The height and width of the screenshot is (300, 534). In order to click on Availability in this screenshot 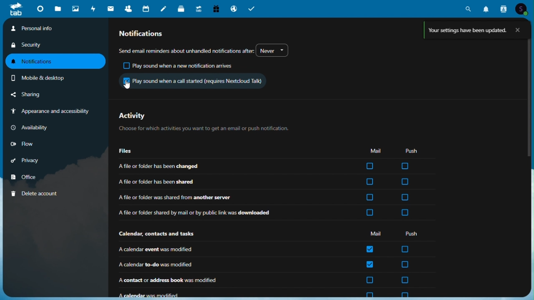, I will do `click(30, 127)`.